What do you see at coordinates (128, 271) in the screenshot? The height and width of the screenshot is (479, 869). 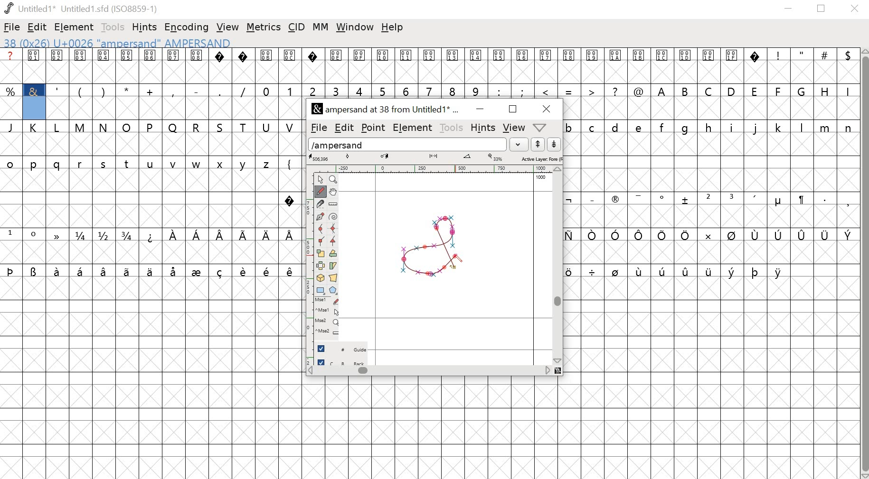 I see `symbol` at bounding box center [128, 271].